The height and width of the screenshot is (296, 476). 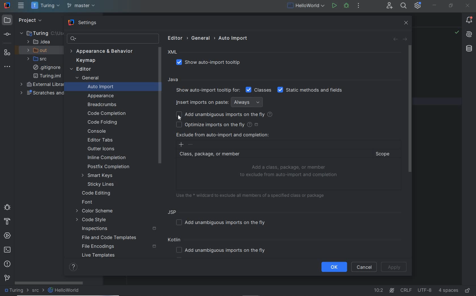 What do you see at coordinates (65, 290) in the screenshot?
I see `HELLOWORLD(FILE NAME)` at bounding box center [65, 290].